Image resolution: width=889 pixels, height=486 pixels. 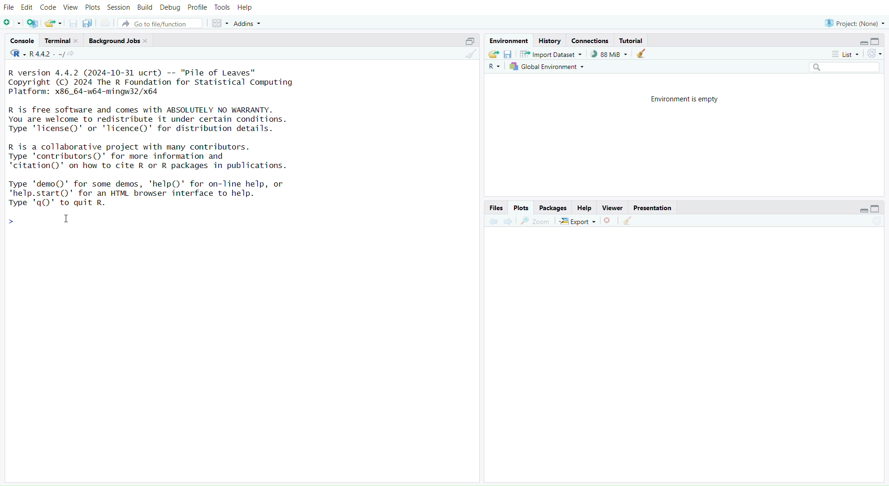 I want to click on empty plot area, so click(x=693, y=359).